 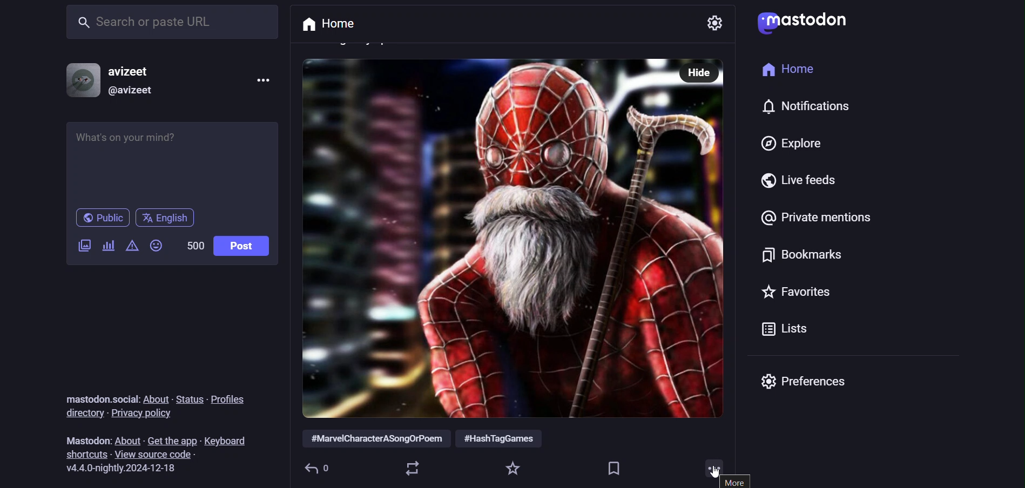 What do you see at coordinates (127, 438) in the screenshot?
I see `about` at bounding box center [127, 438].